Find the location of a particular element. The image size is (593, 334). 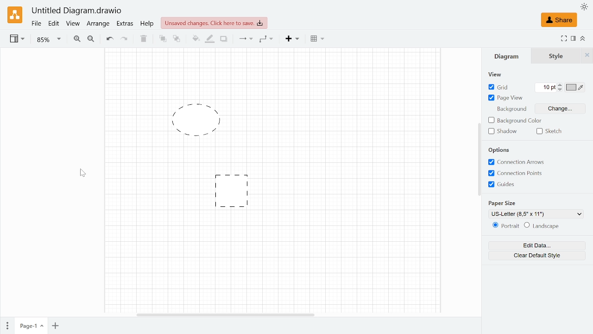

Insert is located at coordinates (293, 39).